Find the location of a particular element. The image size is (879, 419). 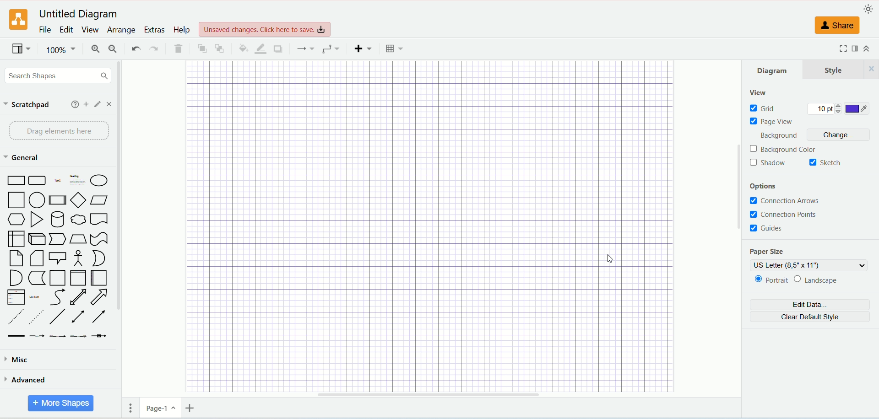

clear default style is located at coordinates (811, 317).